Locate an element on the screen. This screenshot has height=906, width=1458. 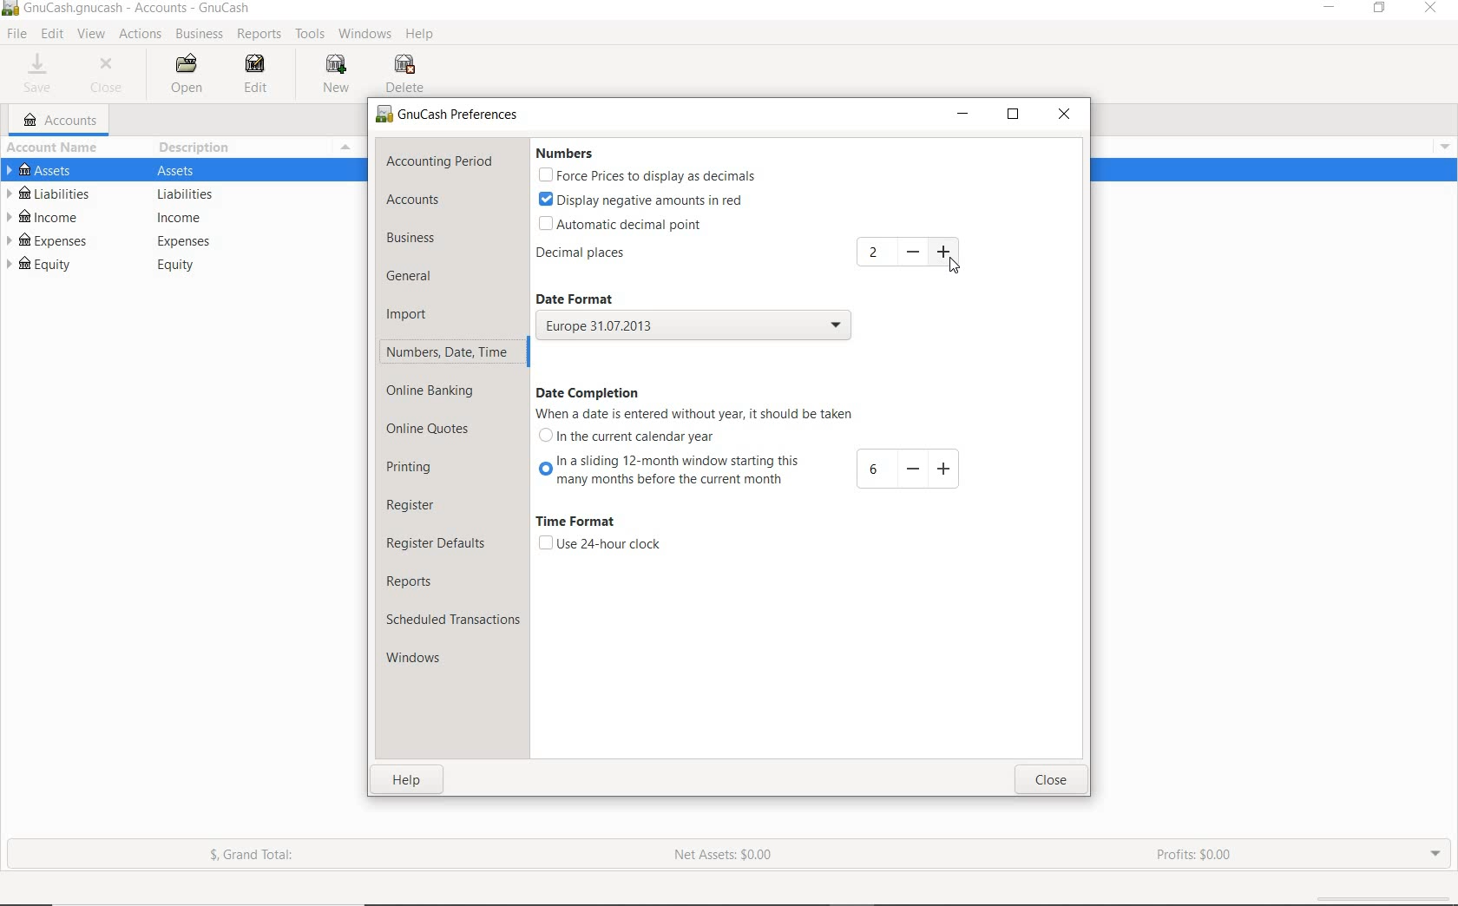
business is located at coordinates (416, 238).